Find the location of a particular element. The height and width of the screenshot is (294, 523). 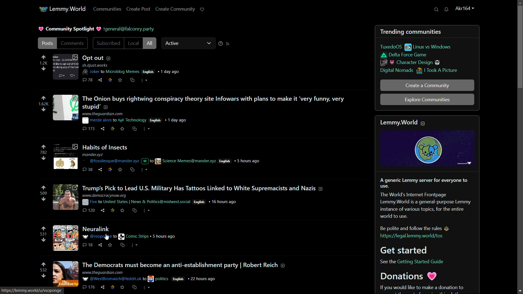

downvote is located at coordinates (43, 198).